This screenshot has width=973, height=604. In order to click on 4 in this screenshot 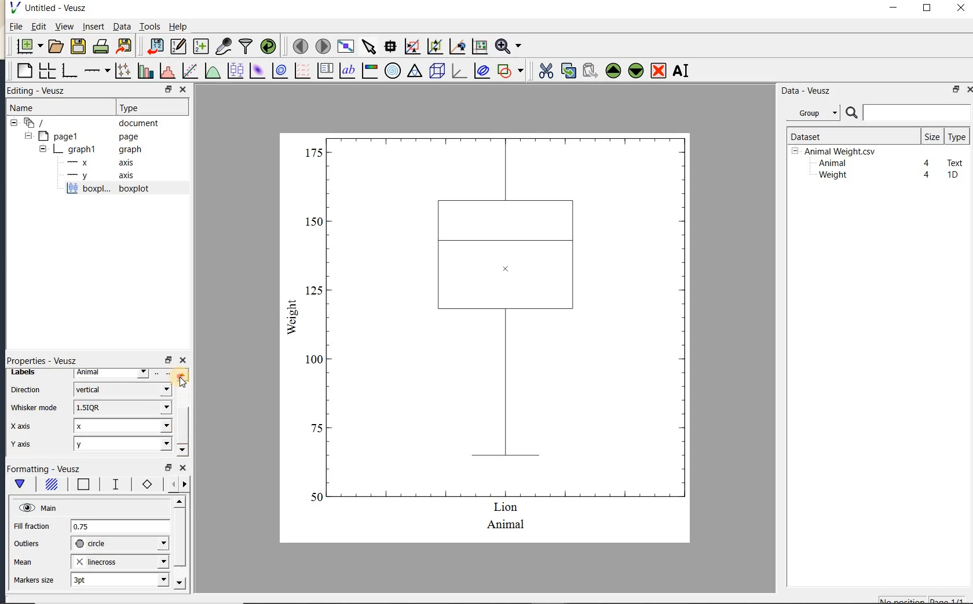, I will do `click(927, 175)`.